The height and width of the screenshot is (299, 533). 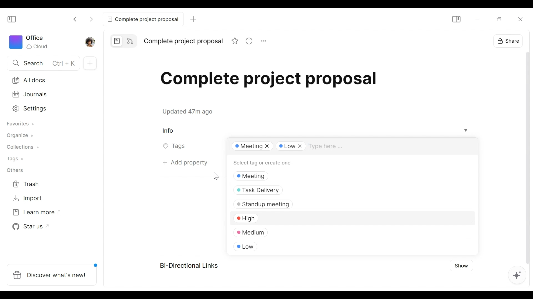 What do you see at coordinates (525, 156) in the screenshot?
I see `Scrollbar` at bounding box center [525, 156].